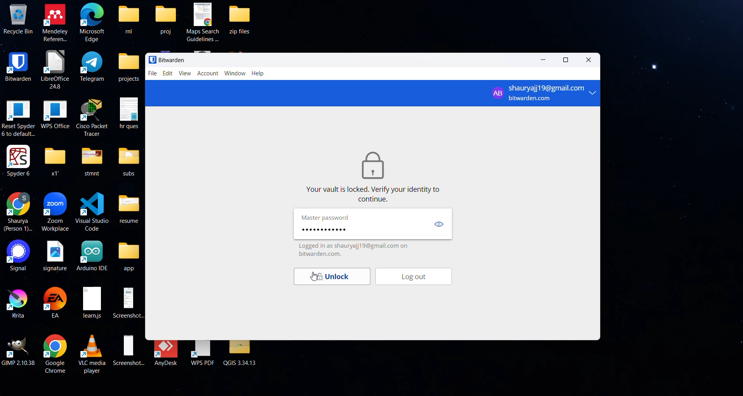  Describe the element at coordinates (167, 353) in the screenshot. I see `AnyDesk` at that location.